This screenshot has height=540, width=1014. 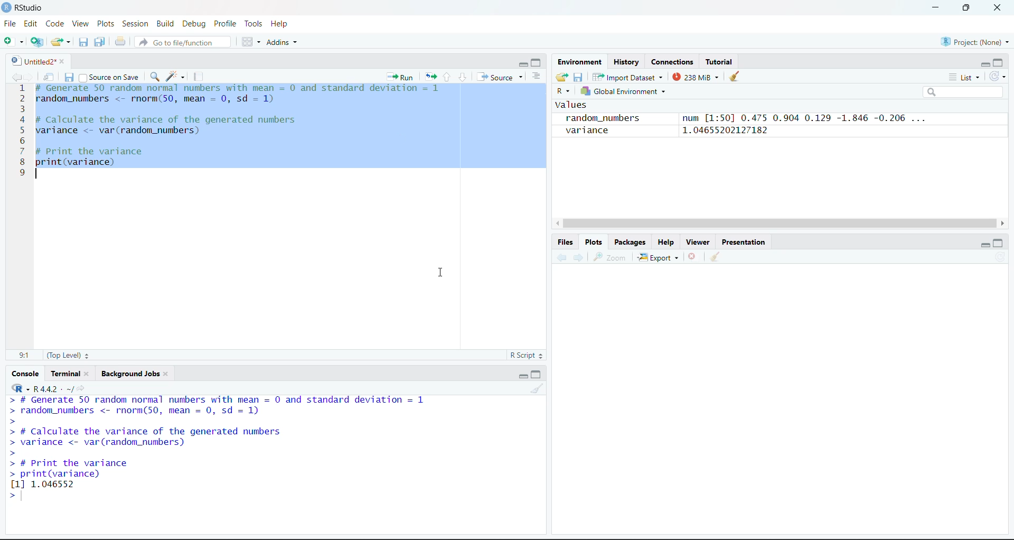 I want to click on minimize, so click(x=522, y=64).